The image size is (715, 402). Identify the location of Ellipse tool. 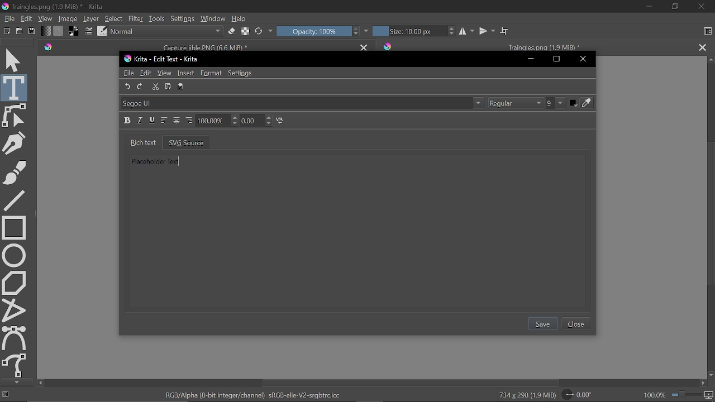
(16, 255).